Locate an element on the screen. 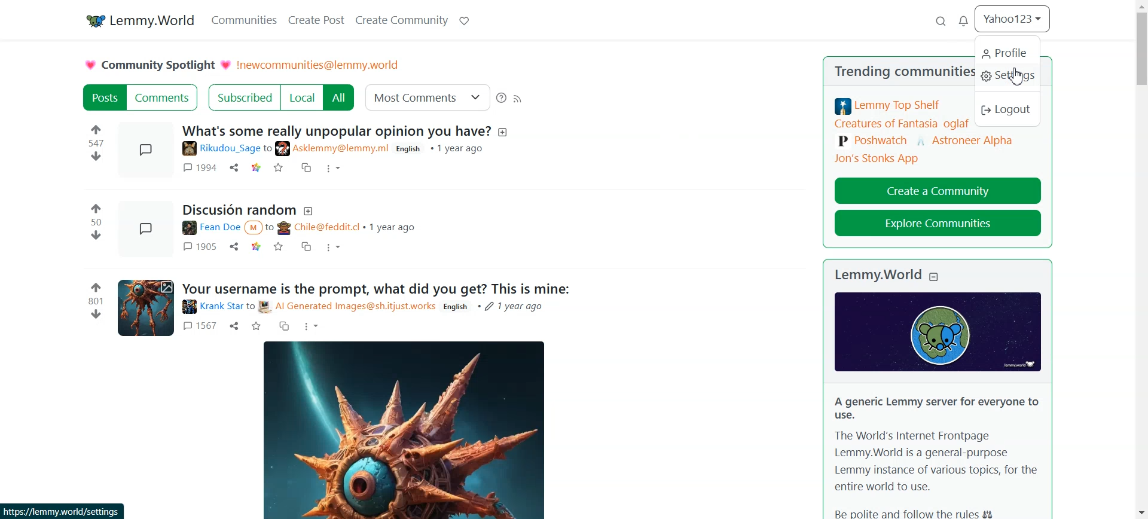 The image size is (1148, 519). downvote is located at coordinates (96, 315).